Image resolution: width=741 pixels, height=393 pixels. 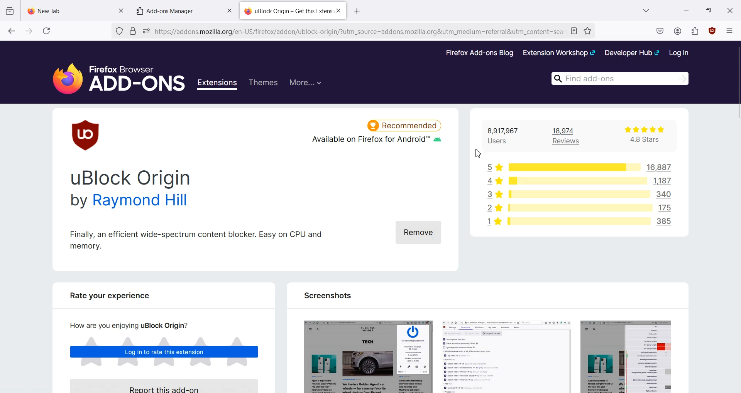 I want to click on Log in to rate this extensions, so click(x=164, y=353).